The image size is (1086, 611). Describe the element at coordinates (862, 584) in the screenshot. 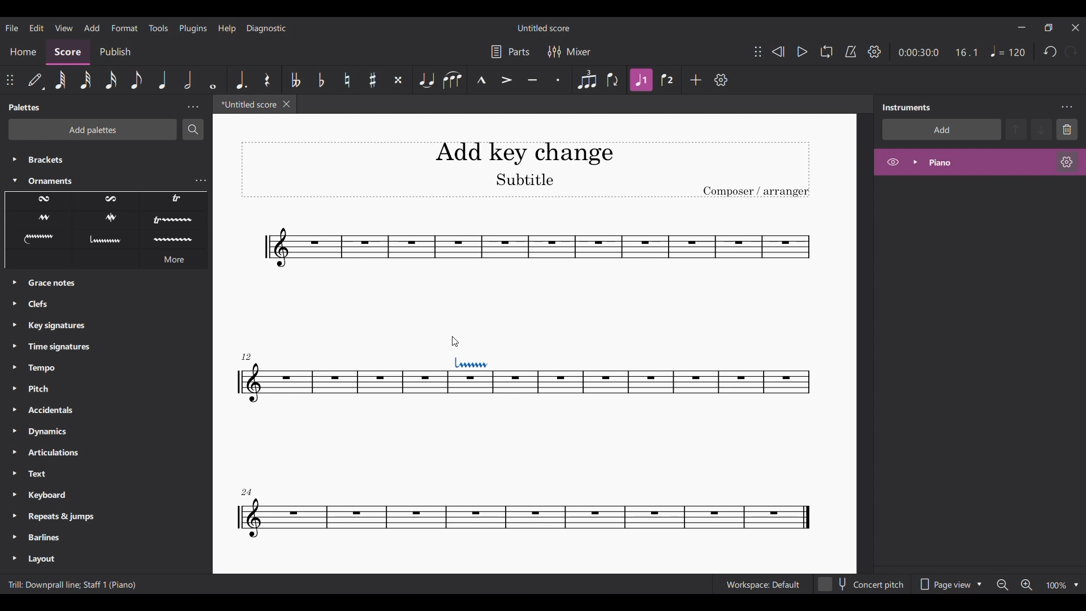

I see `Toggle for Concert pitch` at that location.